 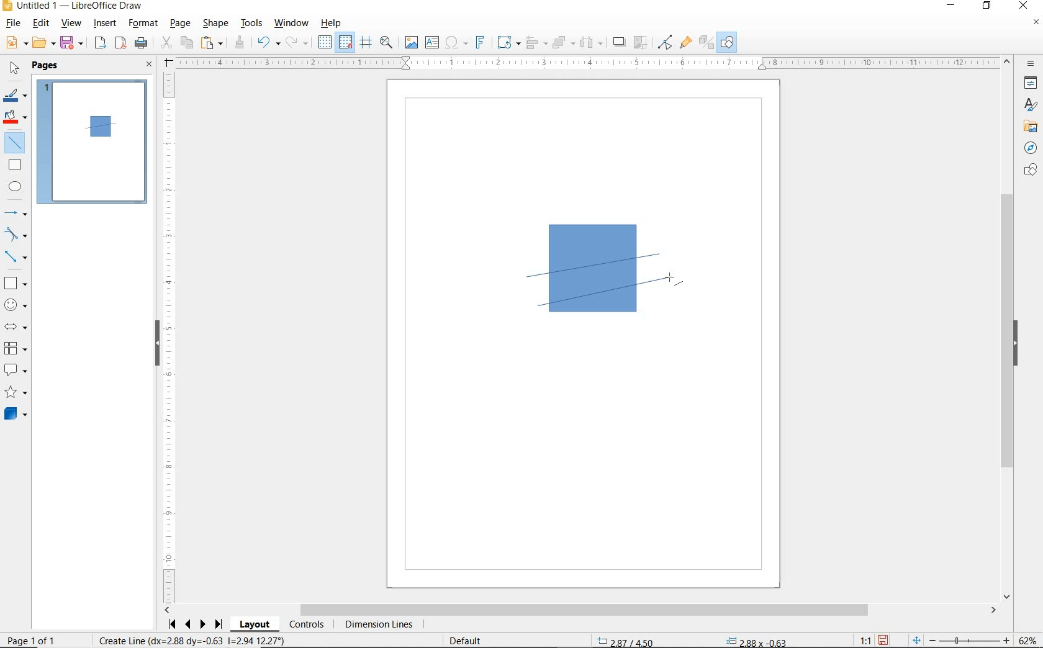 What do you see at coordinates (16, 234) in the screenshot?
I see `CURVES AND POLYGONS` at bounding box center [16, 234].